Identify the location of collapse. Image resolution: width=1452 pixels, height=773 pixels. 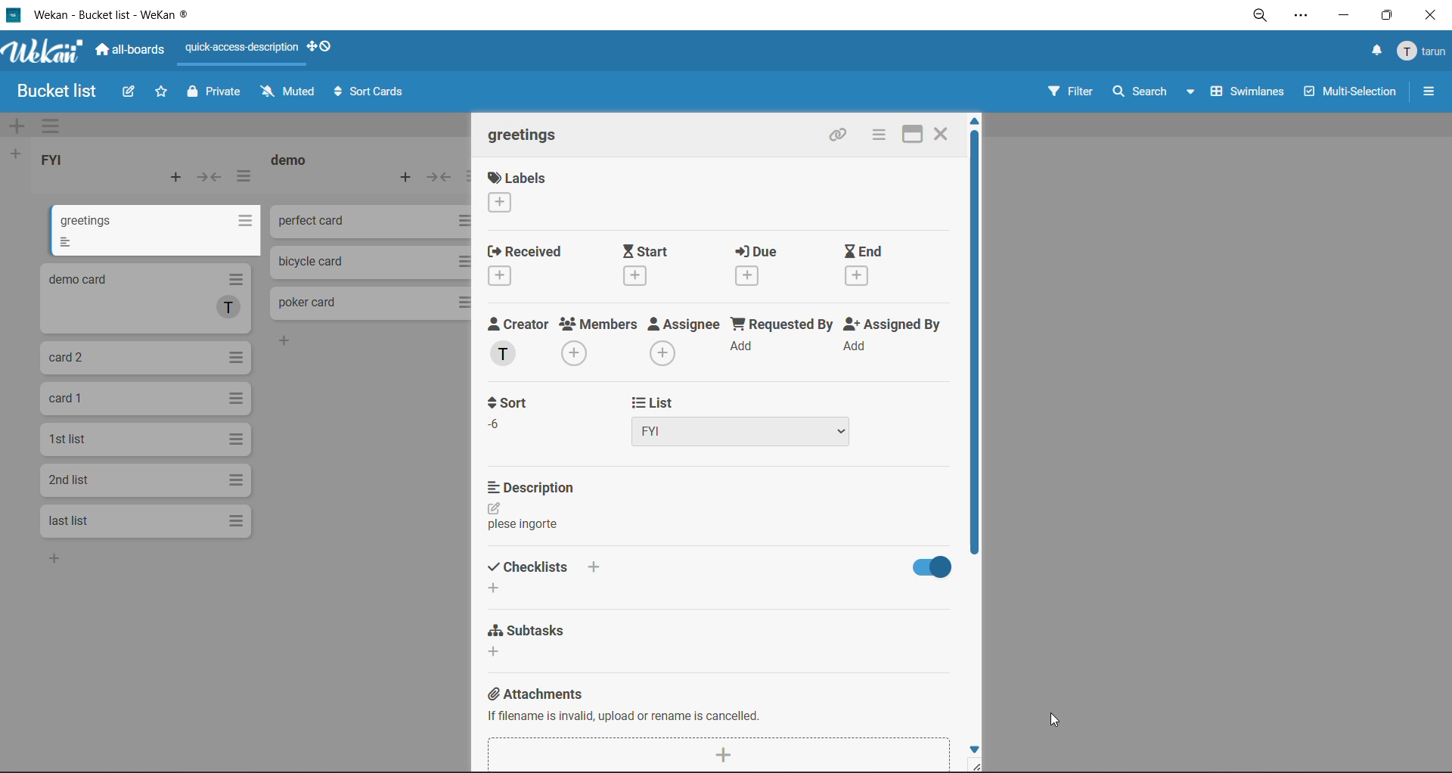
(440, 178).